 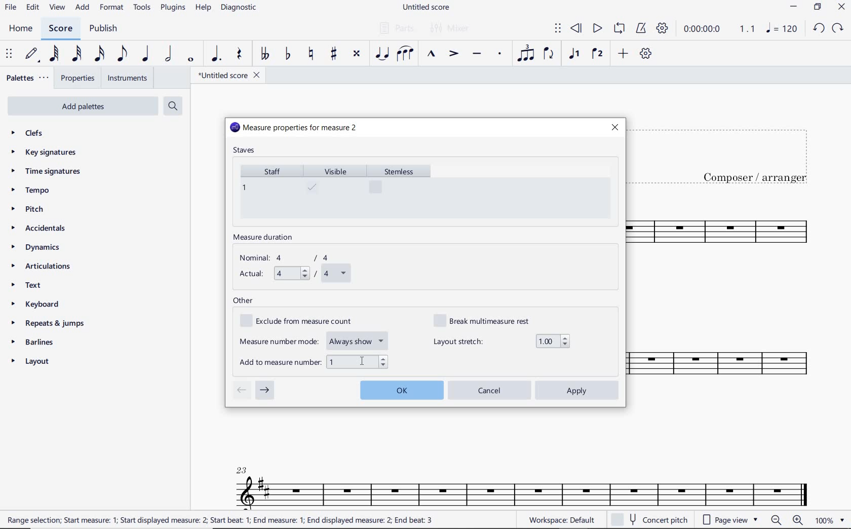 I want to click on 64TH NOTE, so click(x=55, y=54).